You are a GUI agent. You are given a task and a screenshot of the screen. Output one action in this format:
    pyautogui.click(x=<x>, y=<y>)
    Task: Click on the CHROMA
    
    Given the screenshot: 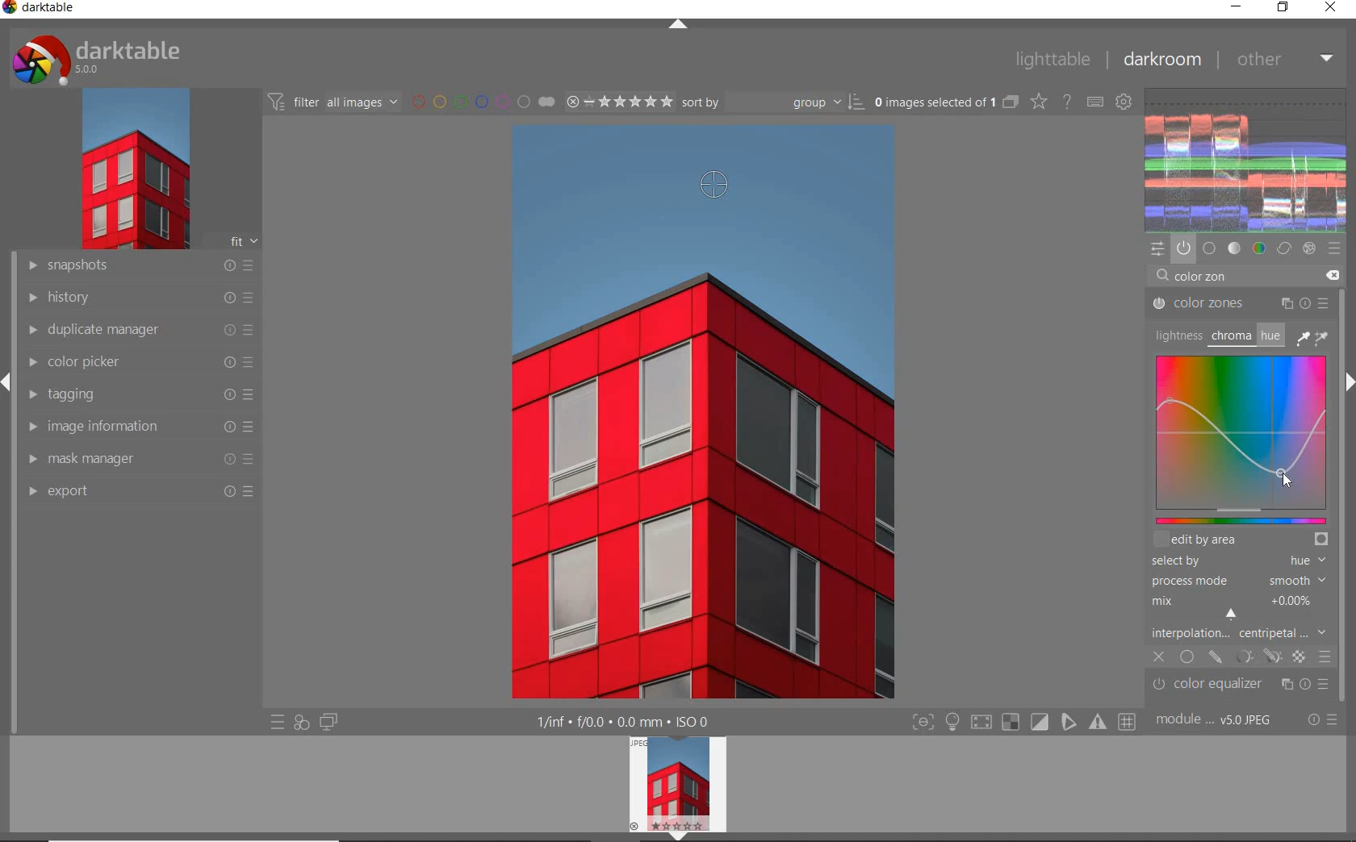 What is the action you would take?
    pyautogui.click(x=1230, y=337)
    